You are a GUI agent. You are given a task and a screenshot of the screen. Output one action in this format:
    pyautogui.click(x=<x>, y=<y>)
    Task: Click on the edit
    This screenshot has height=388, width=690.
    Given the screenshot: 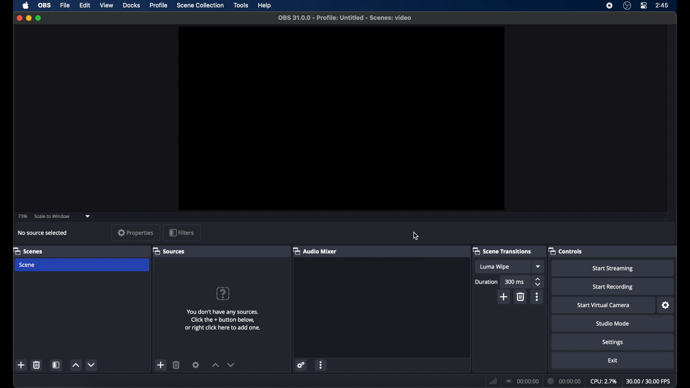 What is the action you would take?
    pyautogui.click(x=84, y=5)
    